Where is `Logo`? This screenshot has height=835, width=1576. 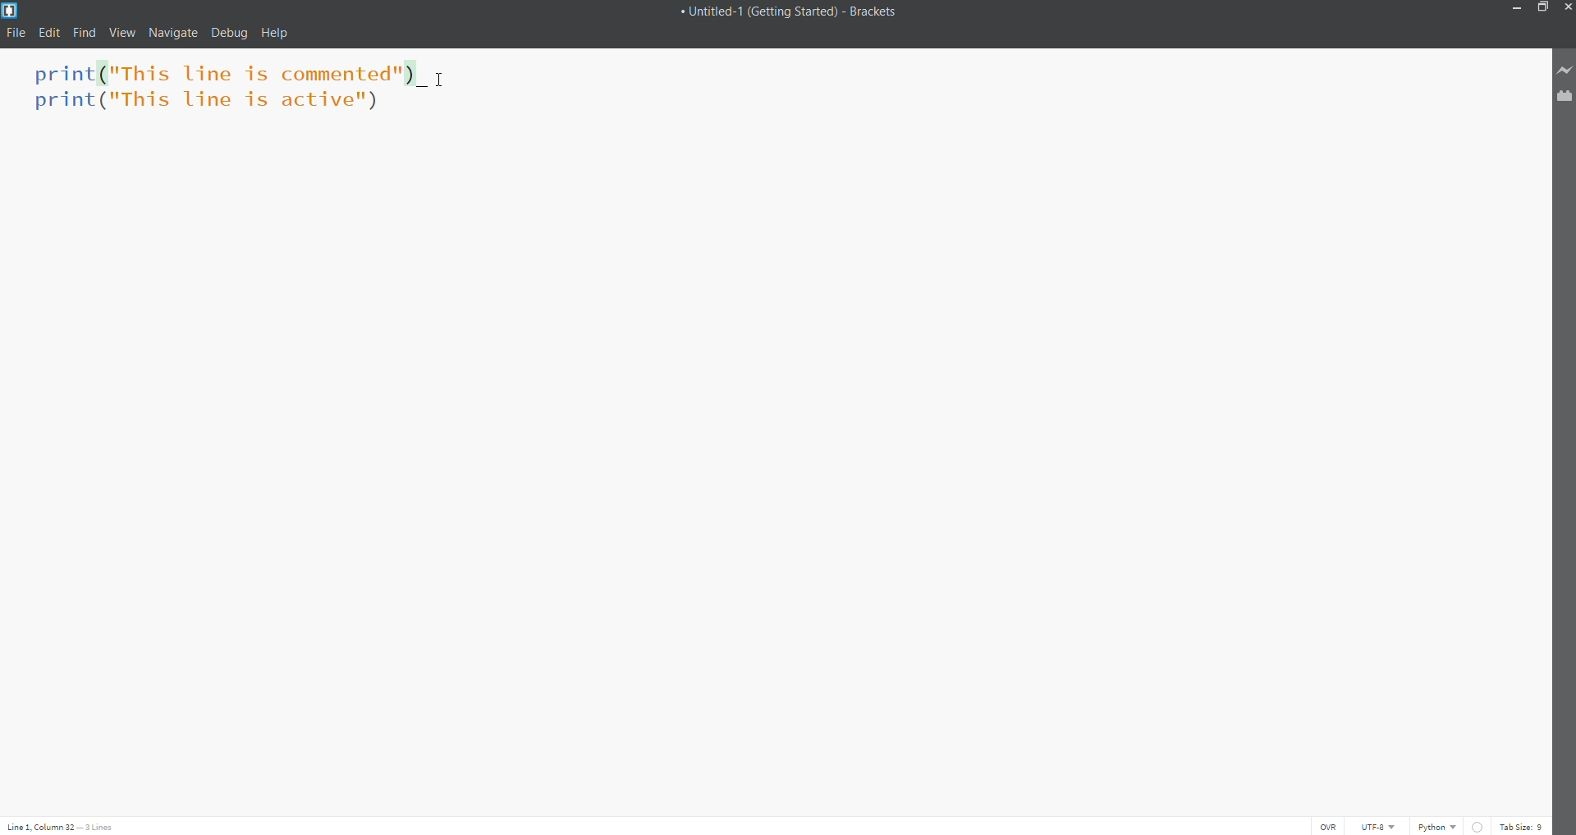
Logo is located at coordinates (16, 10).